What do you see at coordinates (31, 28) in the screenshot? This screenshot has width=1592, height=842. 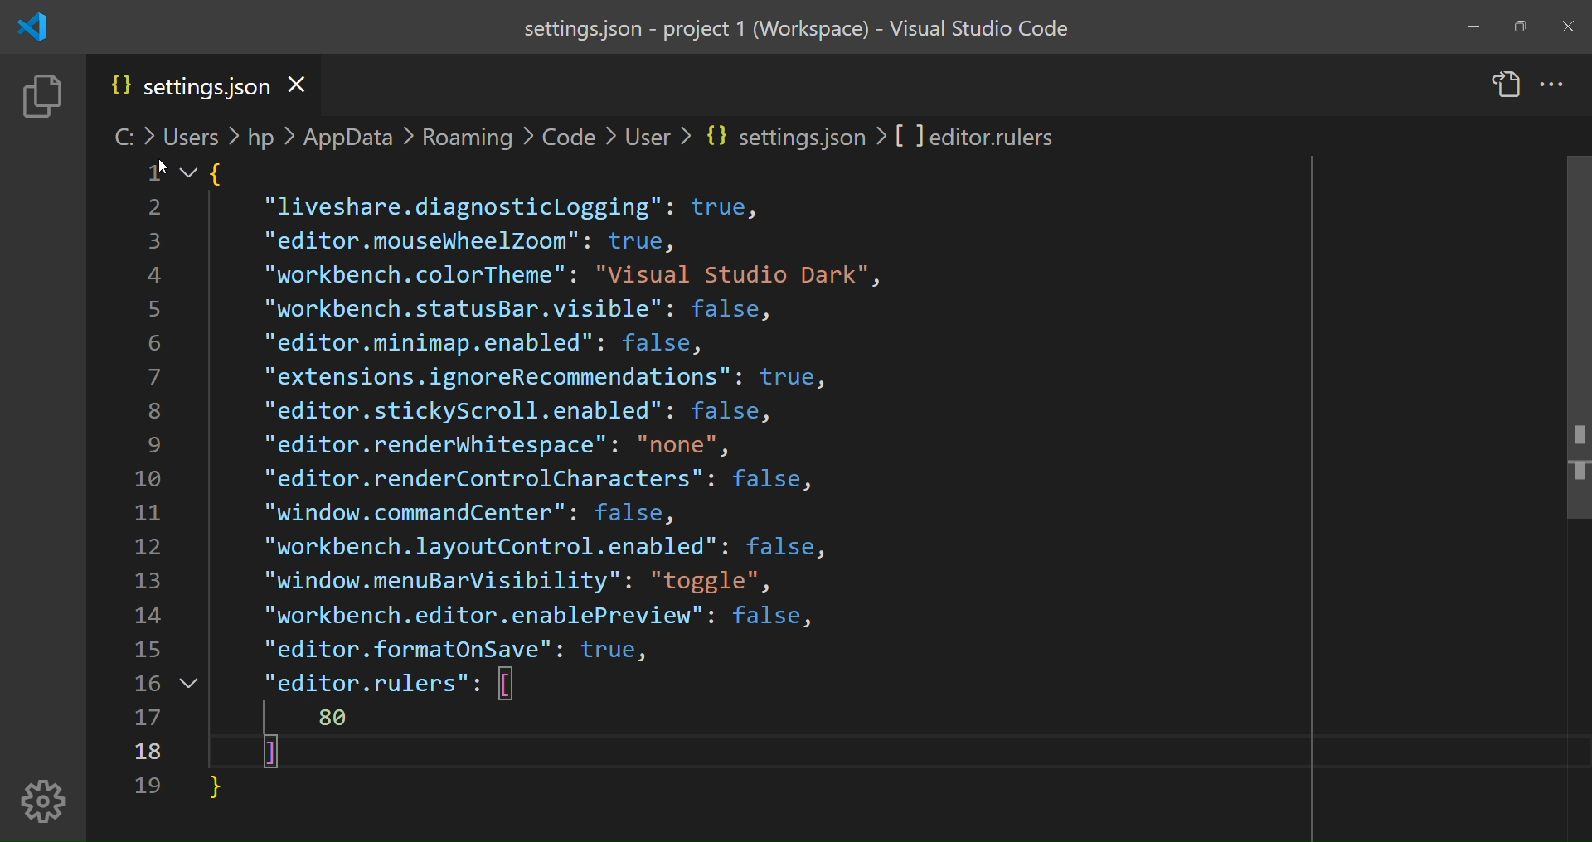 I see `logo` at bounding box center [31, 28].